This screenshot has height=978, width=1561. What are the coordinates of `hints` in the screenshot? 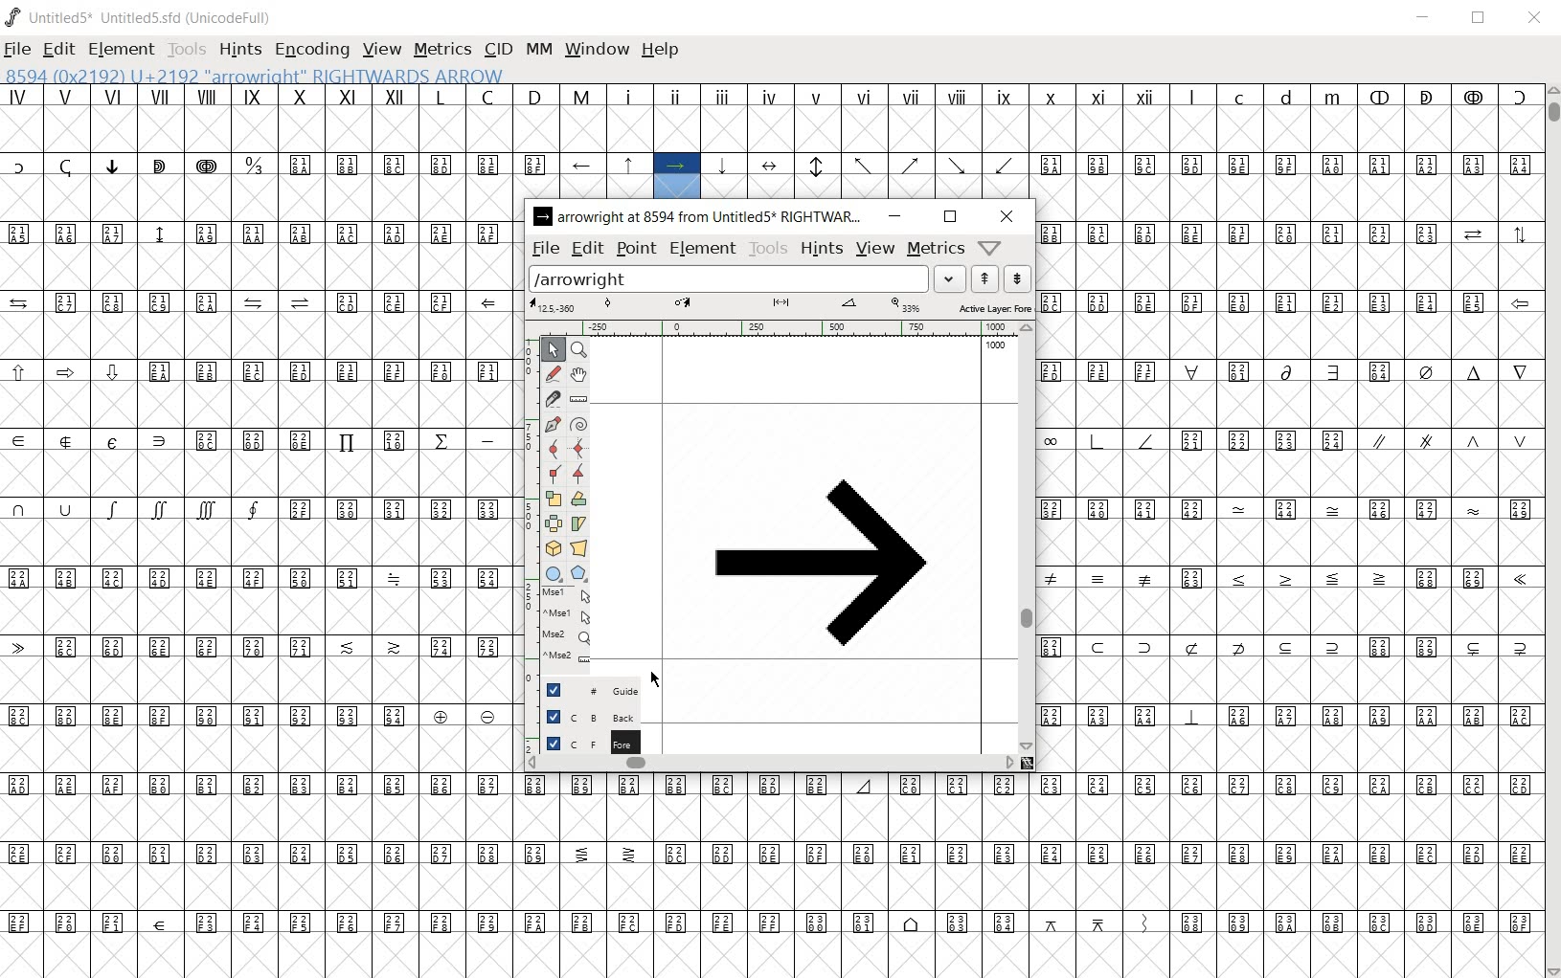 It's located at (822, 247).